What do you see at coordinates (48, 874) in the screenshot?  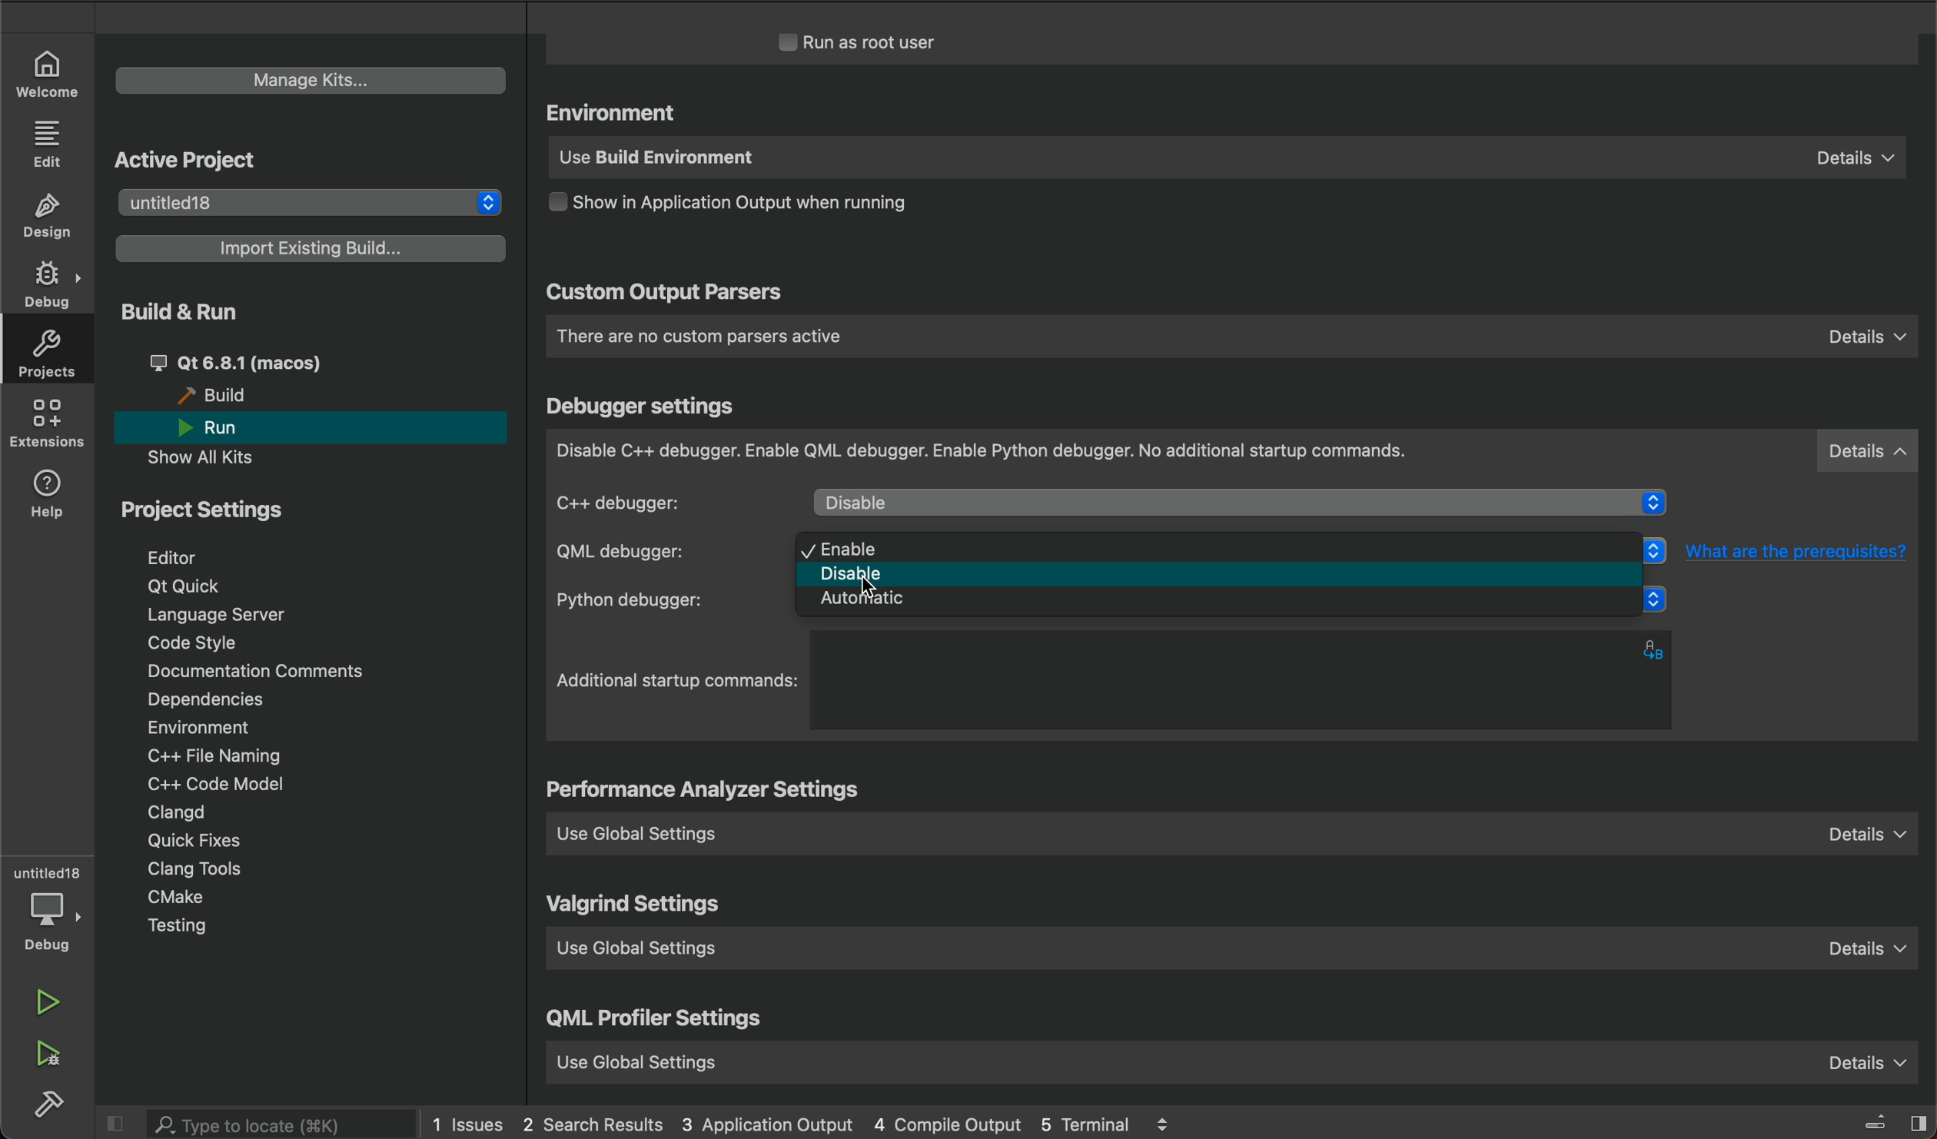 I see `untitled` at bounding box center [48, 874].